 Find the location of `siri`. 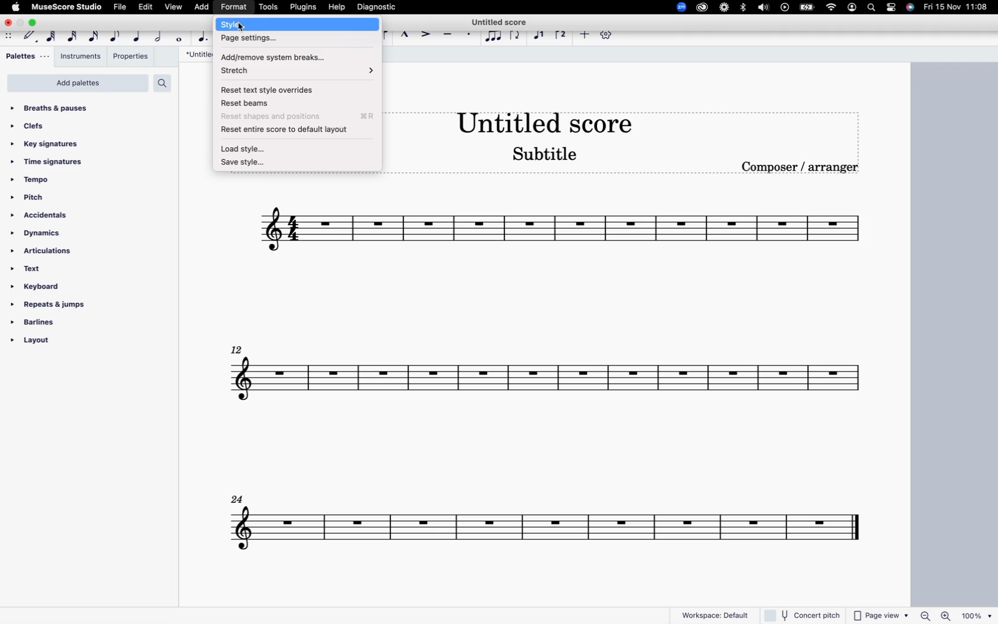

siri is located at coordinates (910, 8).